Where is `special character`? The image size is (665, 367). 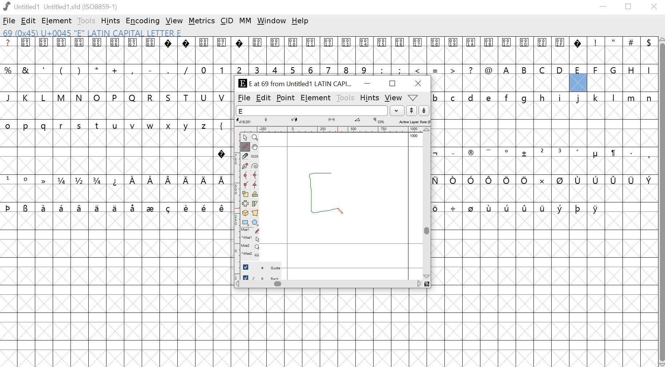 special character is located at coordinates (222, 153).